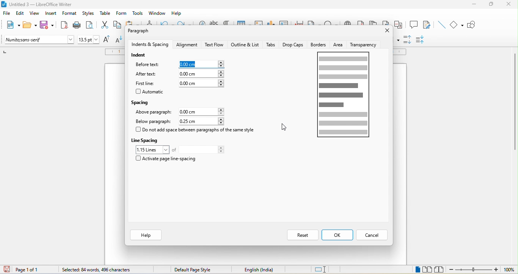 The height and width of the screenshot is (274, 518). I want to click on tools, so click(137, 14).